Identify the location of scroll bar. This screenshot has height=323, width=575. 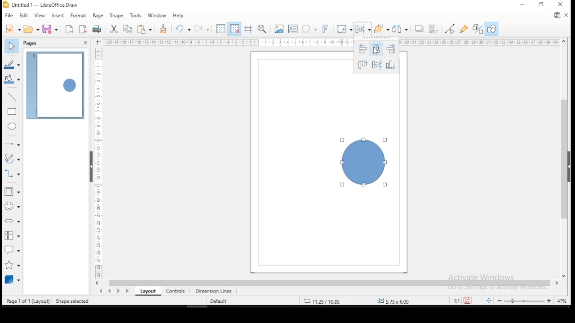
(329, 283).